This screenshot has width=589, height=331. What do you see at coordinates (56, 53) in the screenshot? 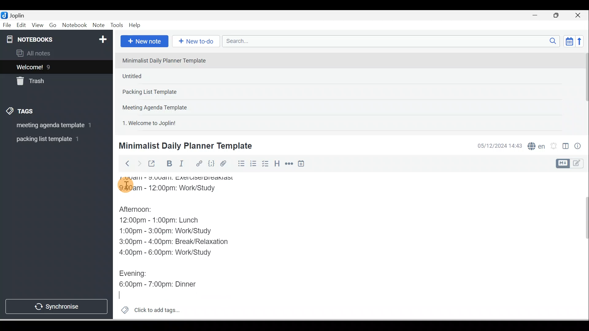
I see `All notes` at bounding box center [56, 53].